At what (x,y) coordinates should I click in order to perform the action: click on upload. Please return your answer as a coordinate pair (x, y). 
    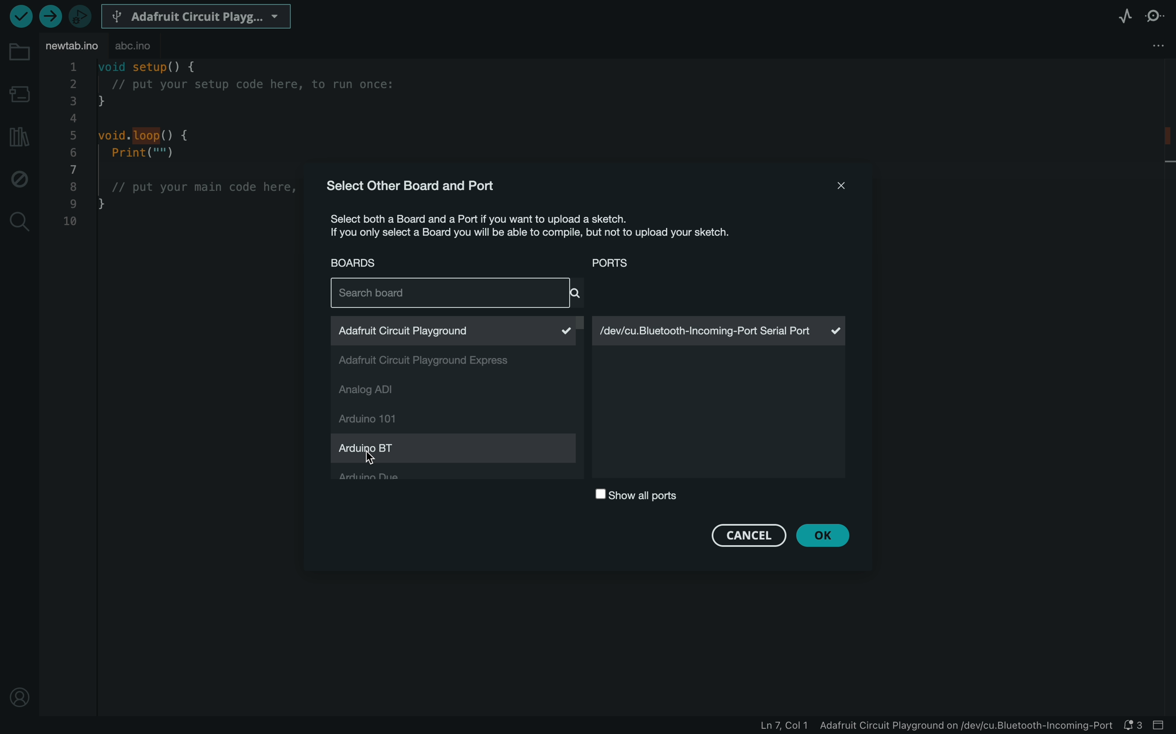
    Looking at the image, I should click on (47, 18).